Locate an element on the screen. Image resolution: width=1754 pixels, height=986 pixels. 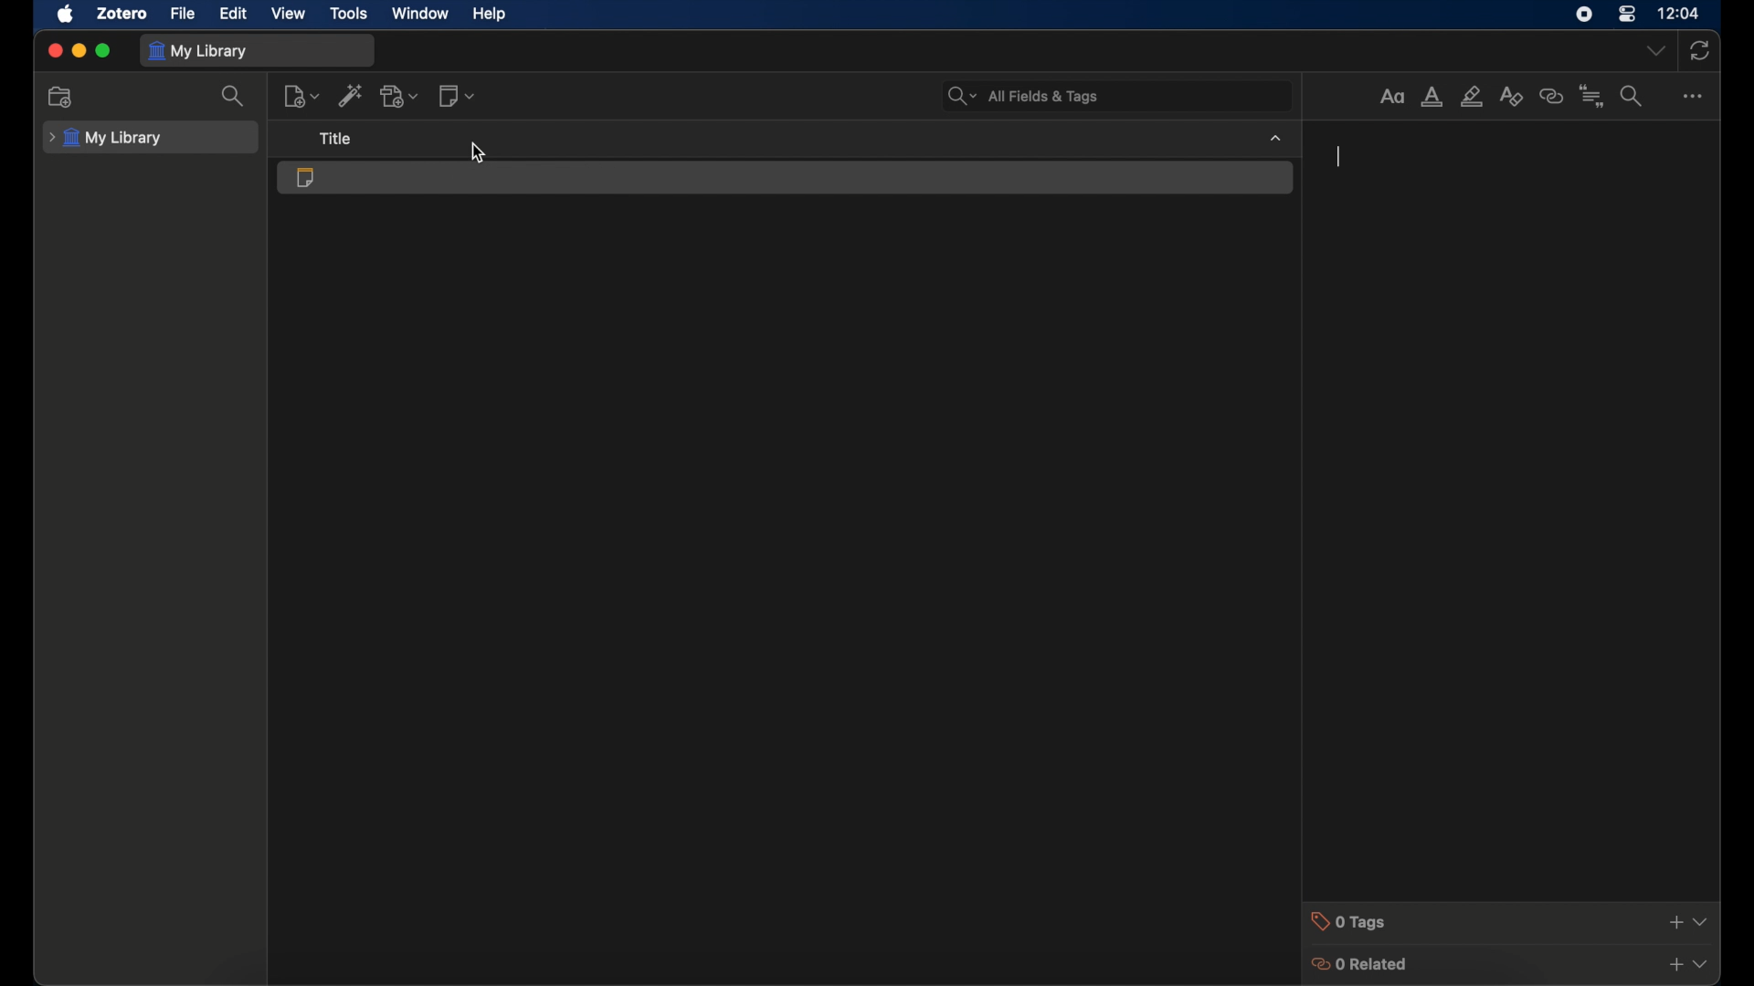
sync is located at coordinates (1700, 52).